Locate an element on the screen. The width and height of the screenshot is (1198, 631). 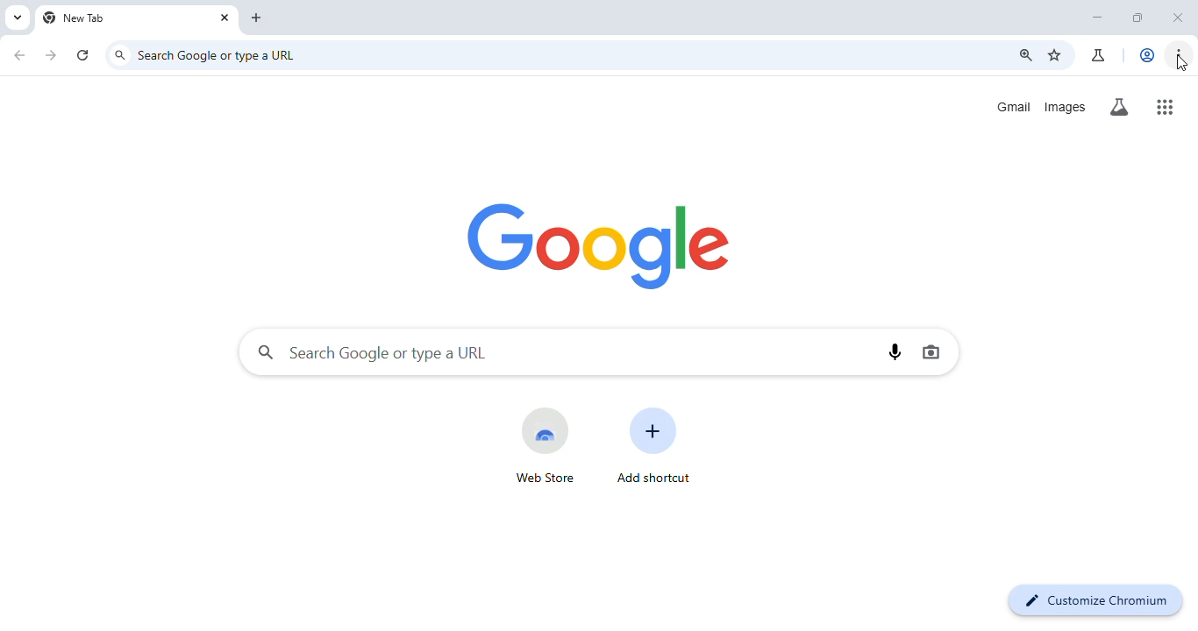
search google or type a URL is located at coordinates (222, 54).